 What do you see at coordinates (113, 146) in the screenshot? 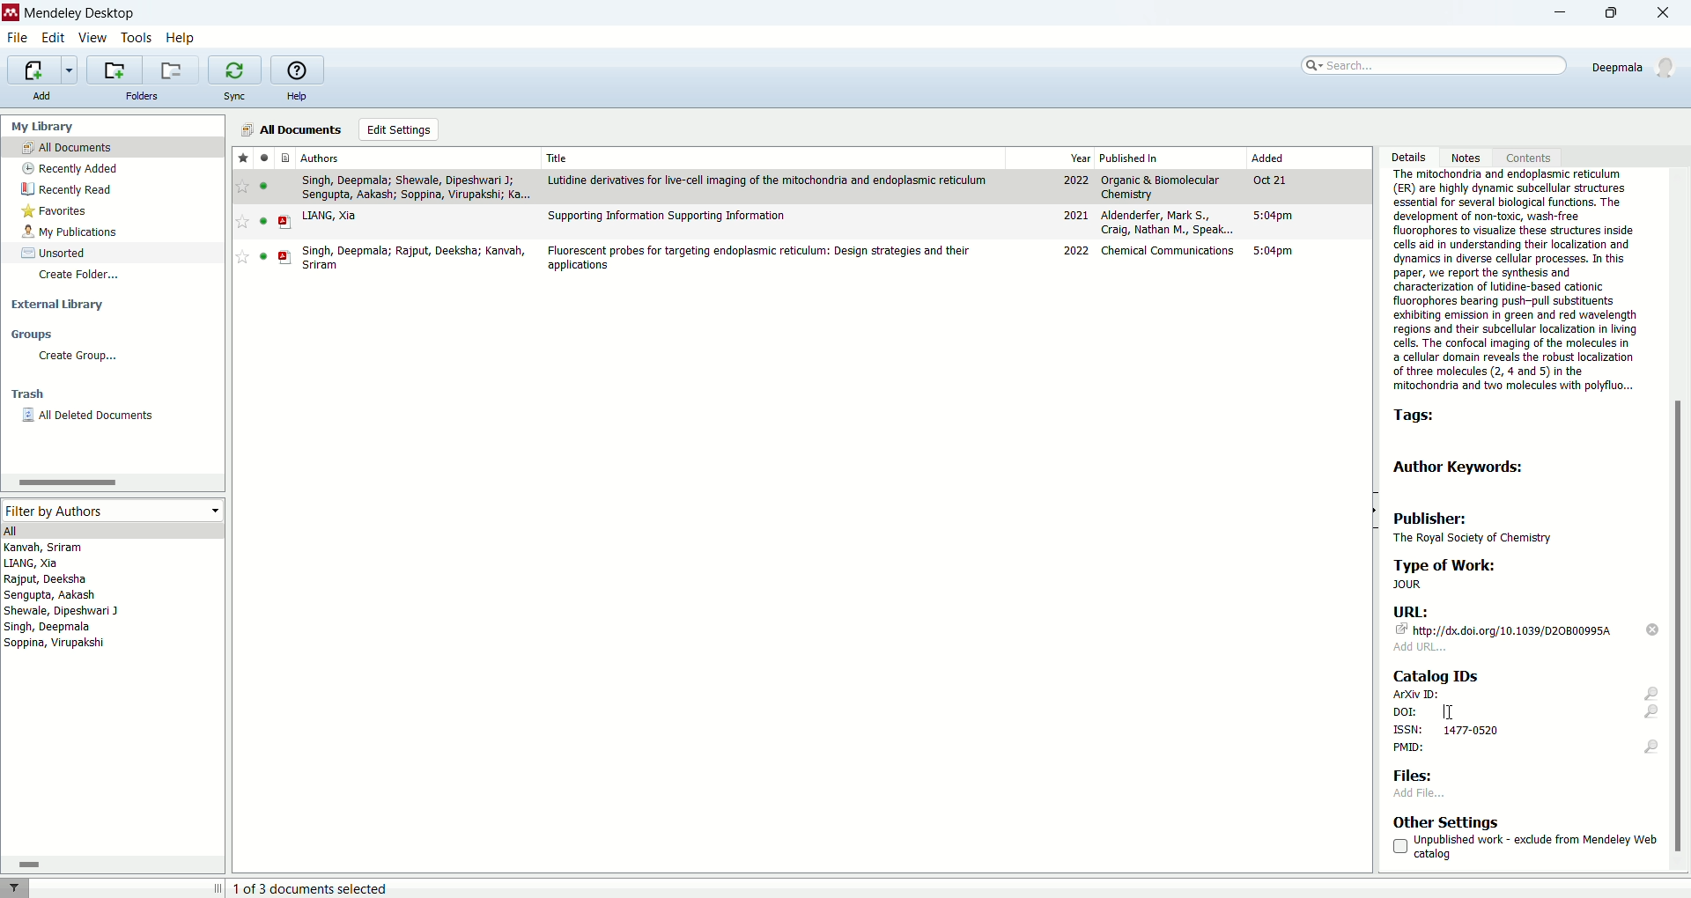
I see `all documents` at bounding box center [113, 146].